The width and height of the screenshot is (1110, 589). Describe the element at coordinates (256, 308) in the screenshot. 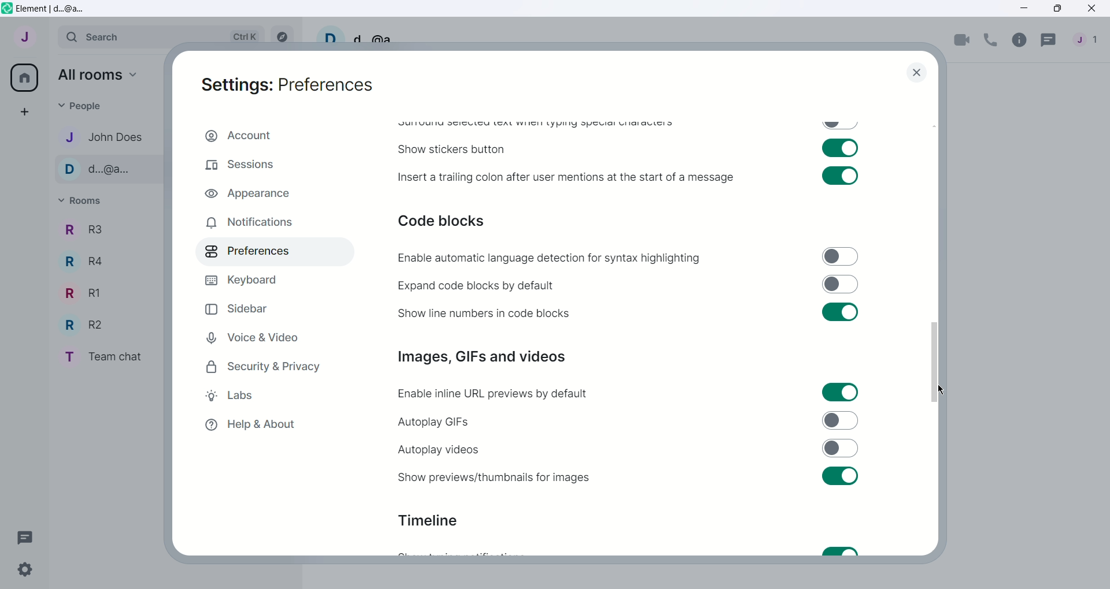

I see `Sidebar` at that location.